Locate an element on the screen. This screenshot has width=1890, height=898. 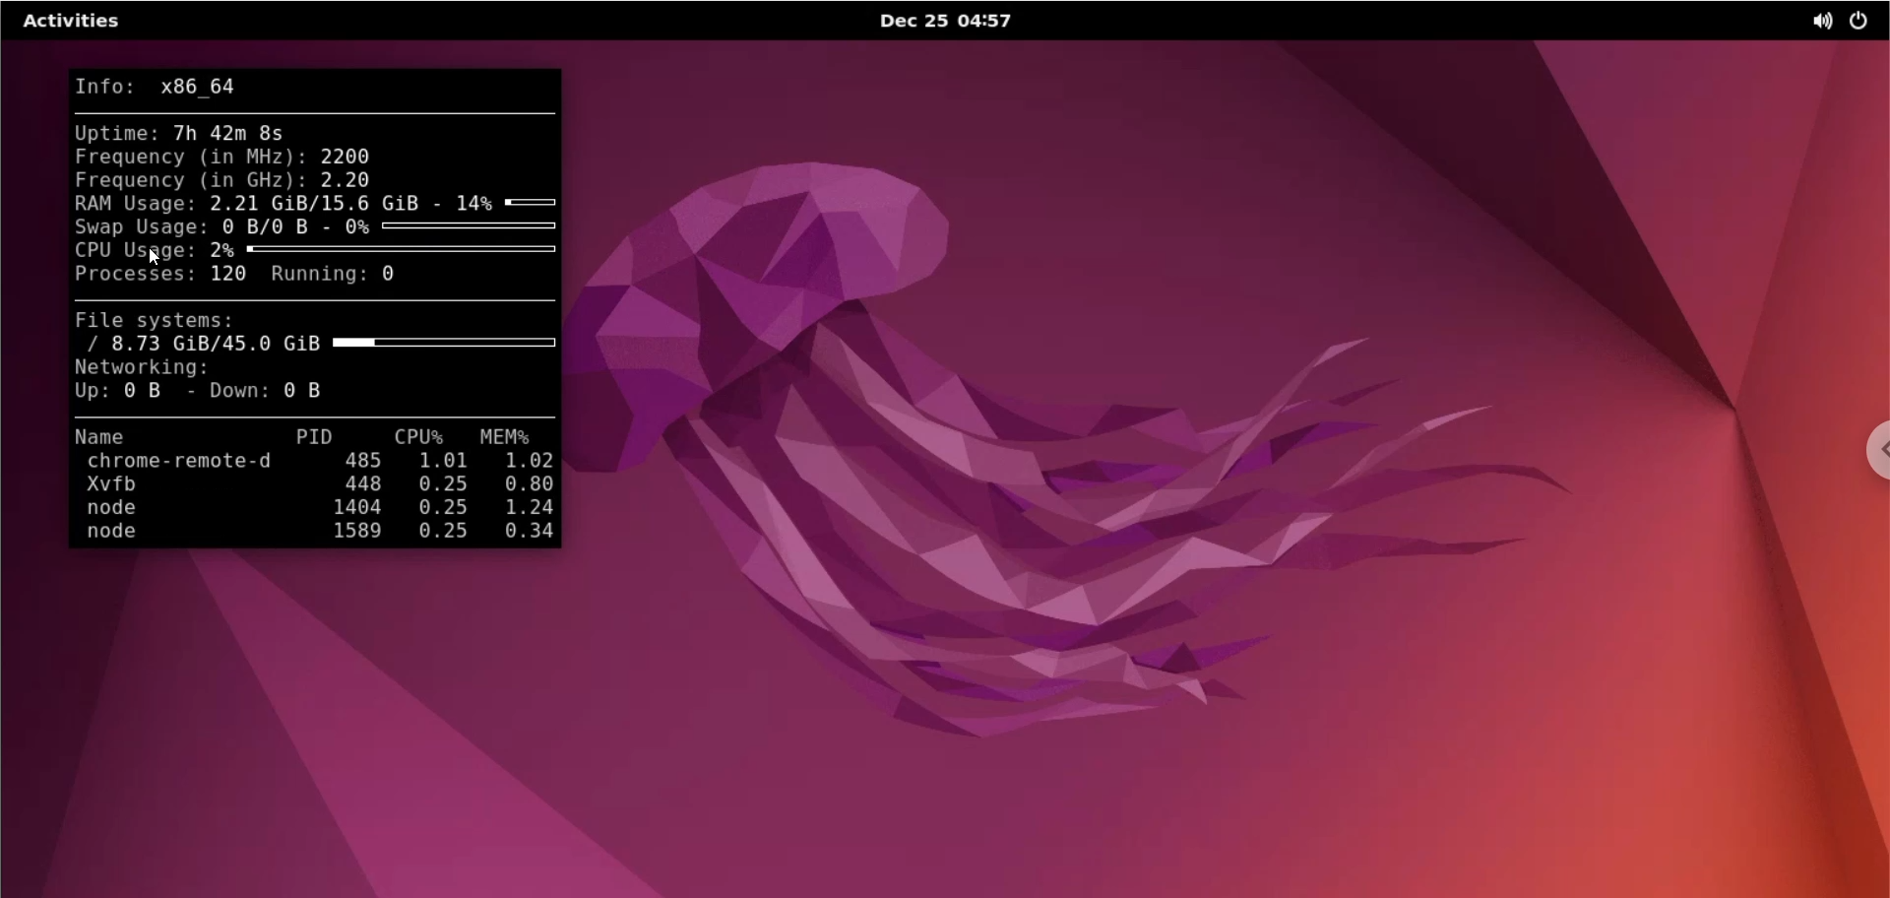
0 is located at coordinates (387, 278).